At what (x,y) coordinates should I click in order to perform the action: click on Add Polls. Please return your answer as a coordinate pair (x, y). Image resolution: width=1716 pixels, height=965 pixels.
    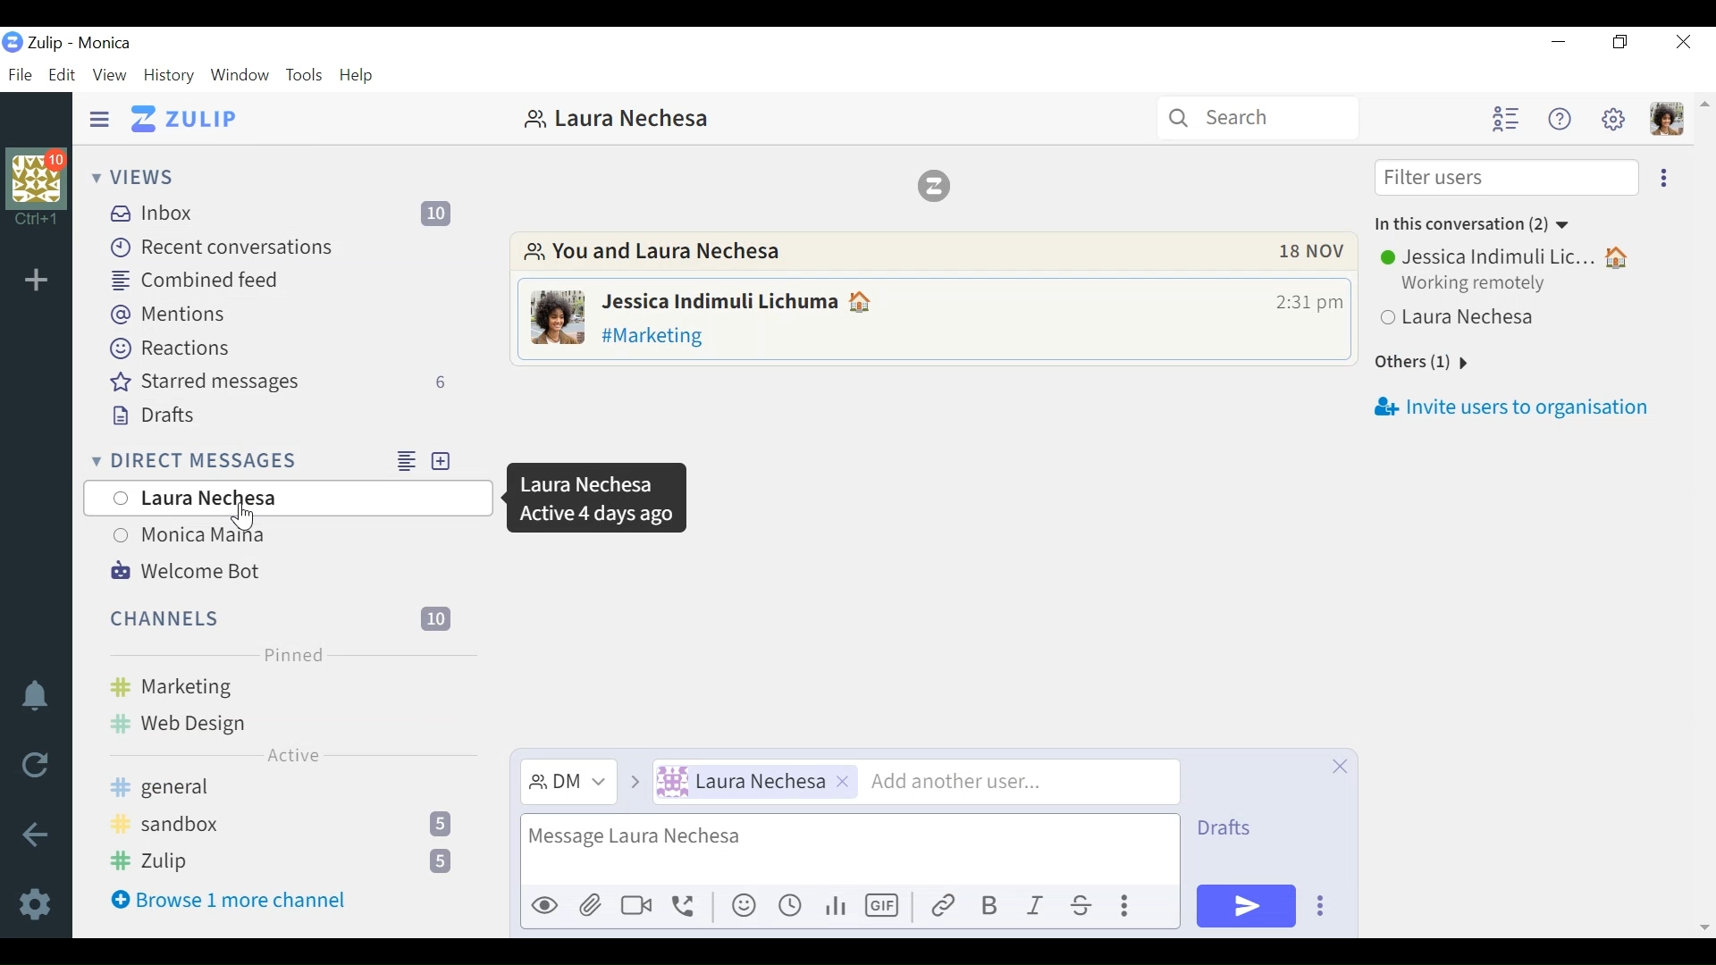
    Looking at the image, I should click on (840, 906).